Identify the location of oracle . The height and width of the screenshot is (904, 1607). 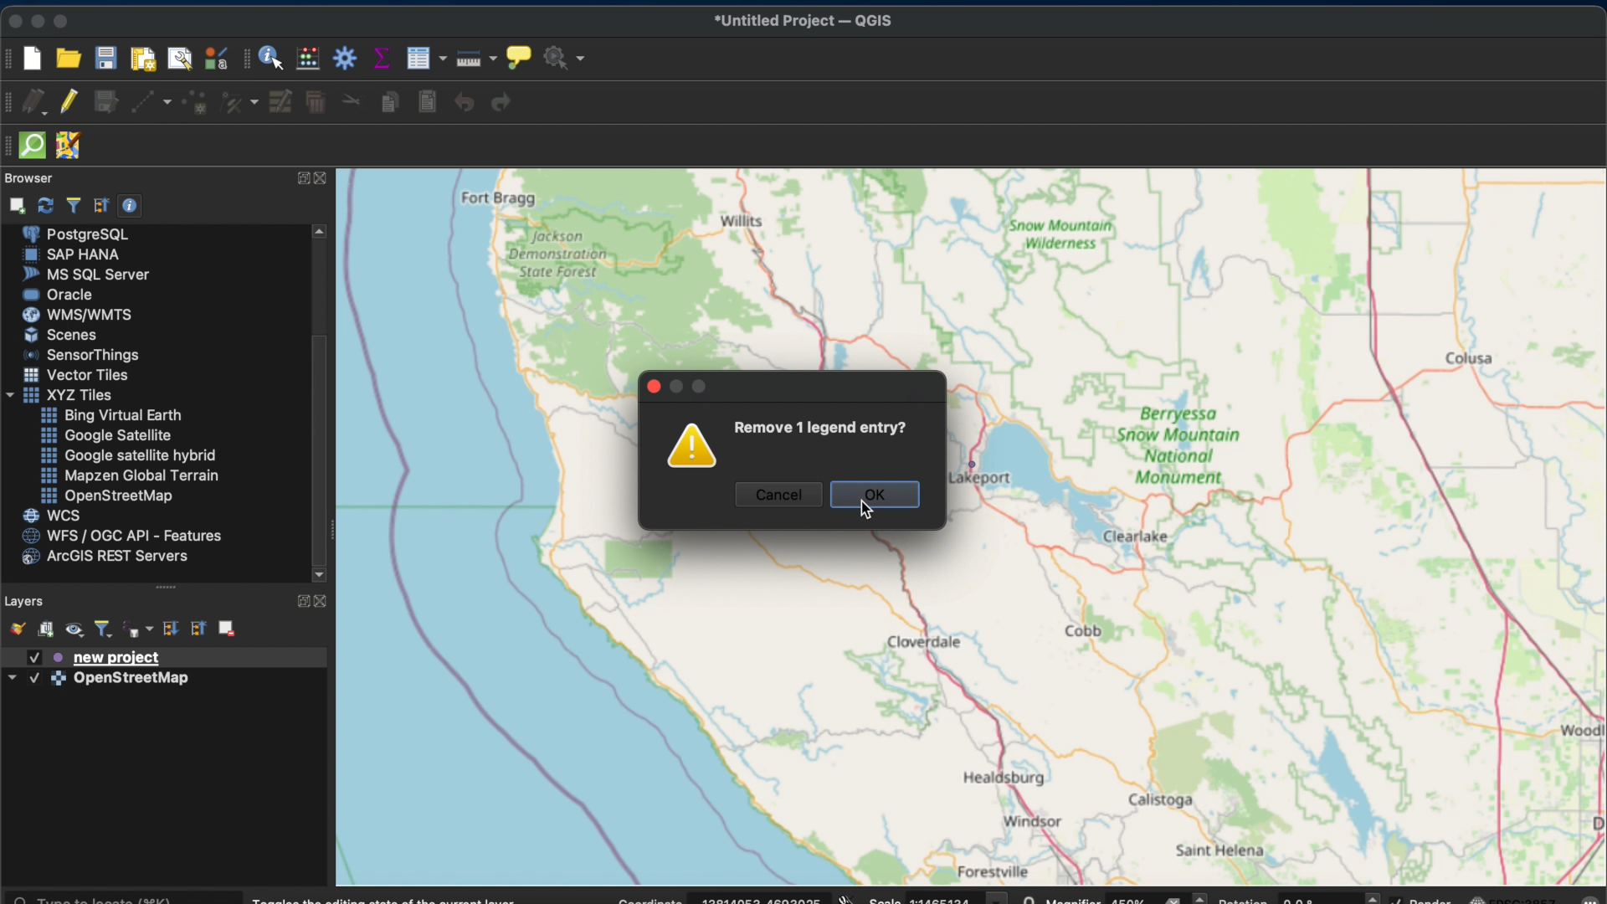
(58, 294).